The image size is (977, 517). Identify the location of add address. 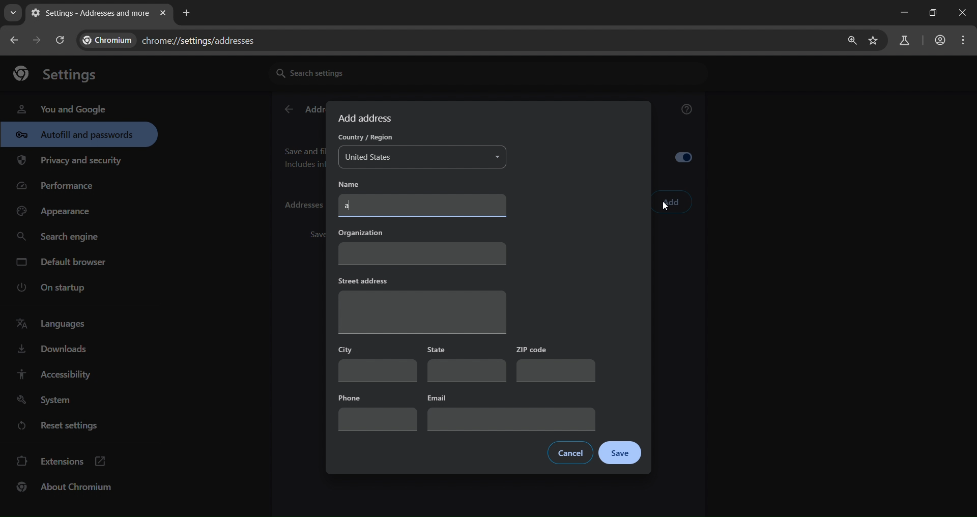
(367, 118).